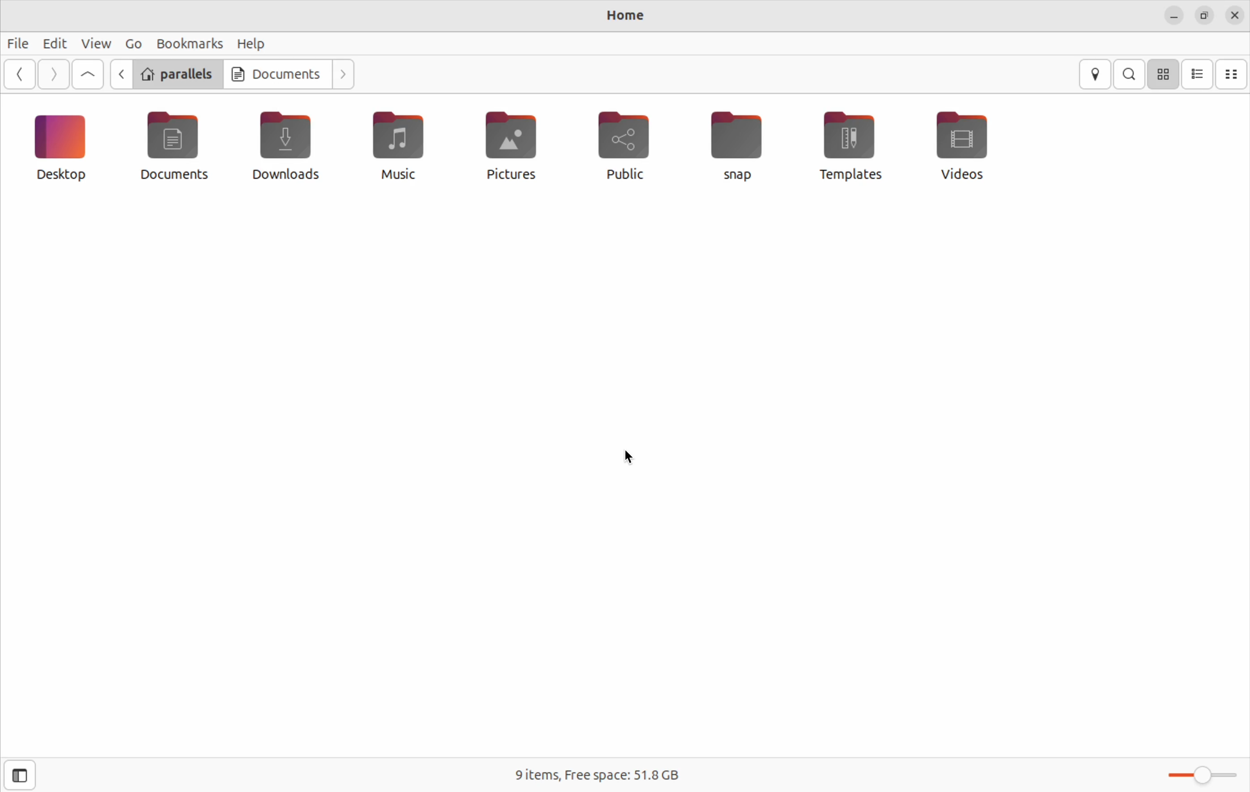 The height and width of the screenshot is (792, 1250). What do you see at coordinates (65, 150) in the screenshot?
I see `desktop` at bounding box center [65, 150].